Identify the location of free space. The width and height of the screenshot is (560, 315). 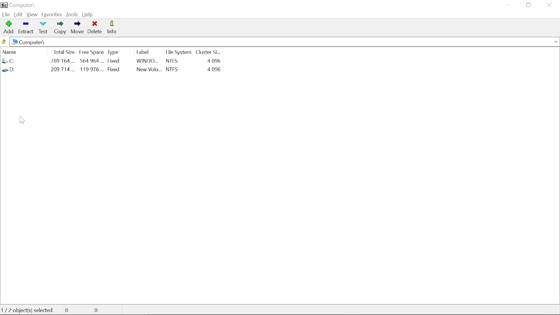
(91, 52).